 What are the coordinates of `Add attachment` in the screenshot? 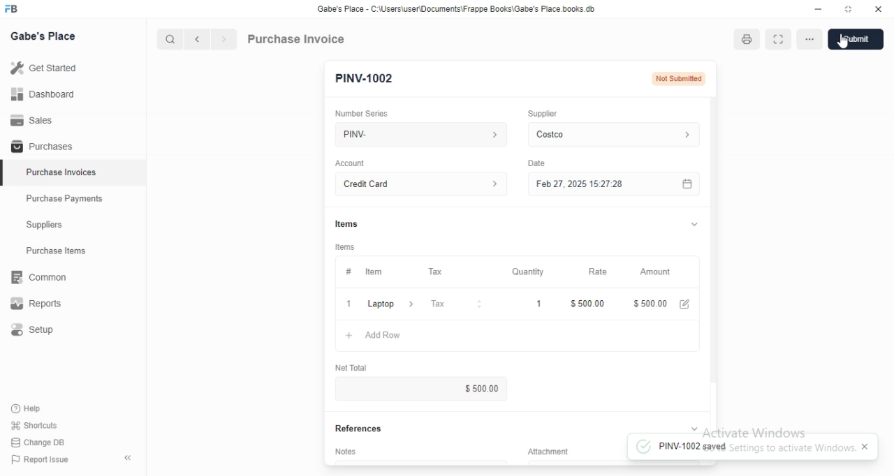 It's located at (614, 462).